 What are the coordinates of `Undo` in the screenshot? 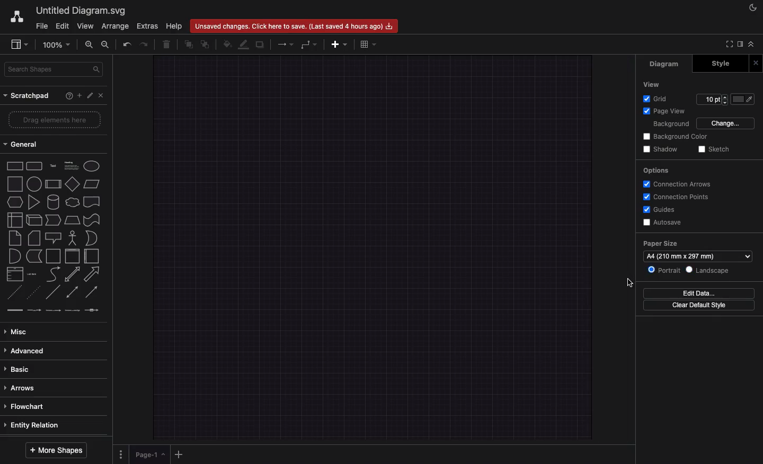 It's located at (128, 44).